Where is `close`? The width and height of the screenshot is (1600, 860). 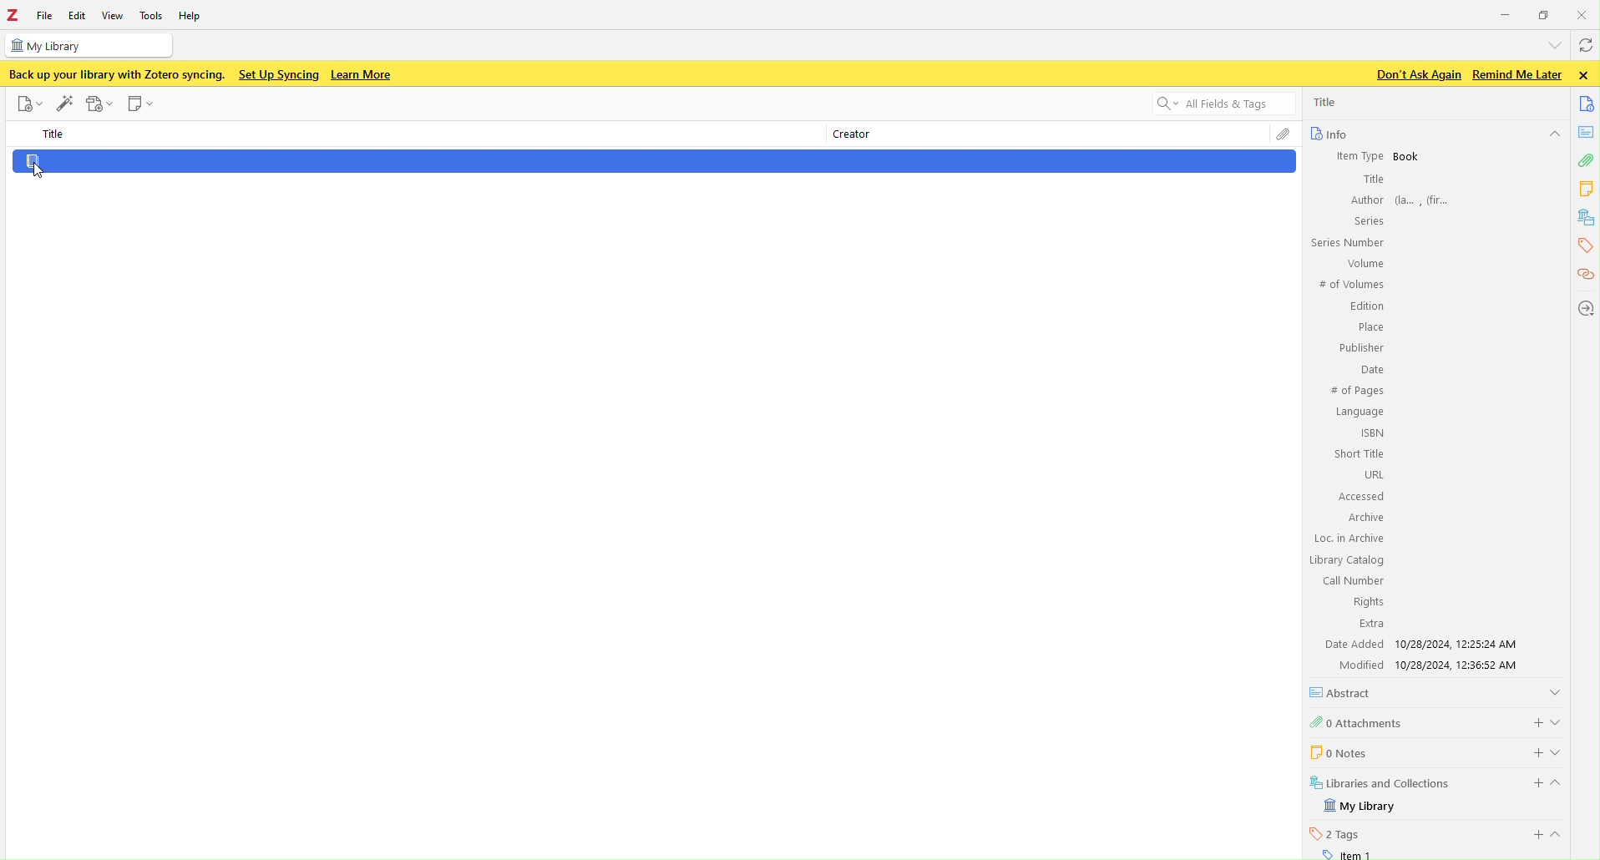
close is located at coordinates (1585, 15).